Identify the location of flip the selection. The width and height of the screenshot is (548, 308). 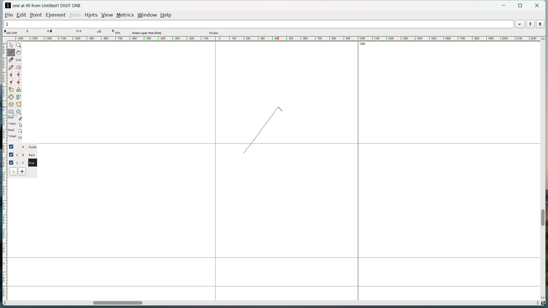
(11, 97).